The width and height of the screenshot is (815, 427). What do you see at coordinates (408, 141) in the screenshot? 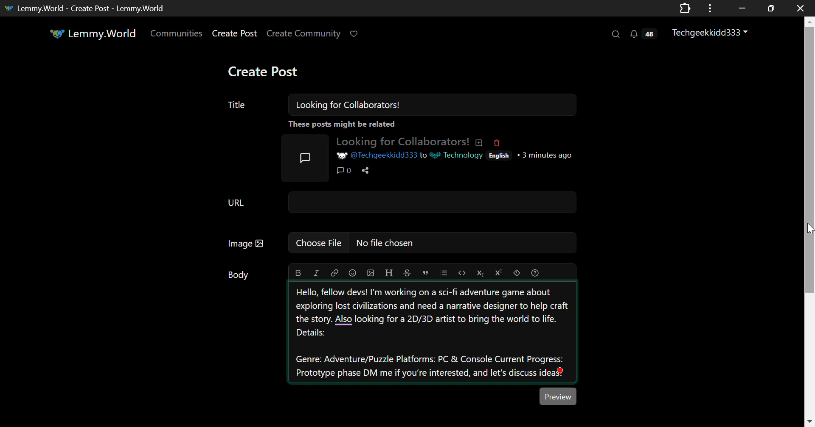
I see `Looking for Collaborators` at bounding box center [408, 141].